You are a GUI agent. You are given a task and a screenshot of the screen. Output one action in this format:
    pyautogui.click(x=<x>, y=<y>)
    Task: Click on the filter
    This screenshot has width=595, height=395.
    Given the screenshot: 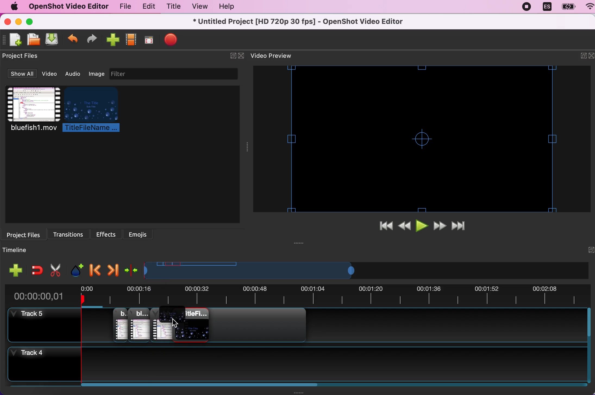 What is the action you would take?
    pyautogui.click(x=179, y=74)
    